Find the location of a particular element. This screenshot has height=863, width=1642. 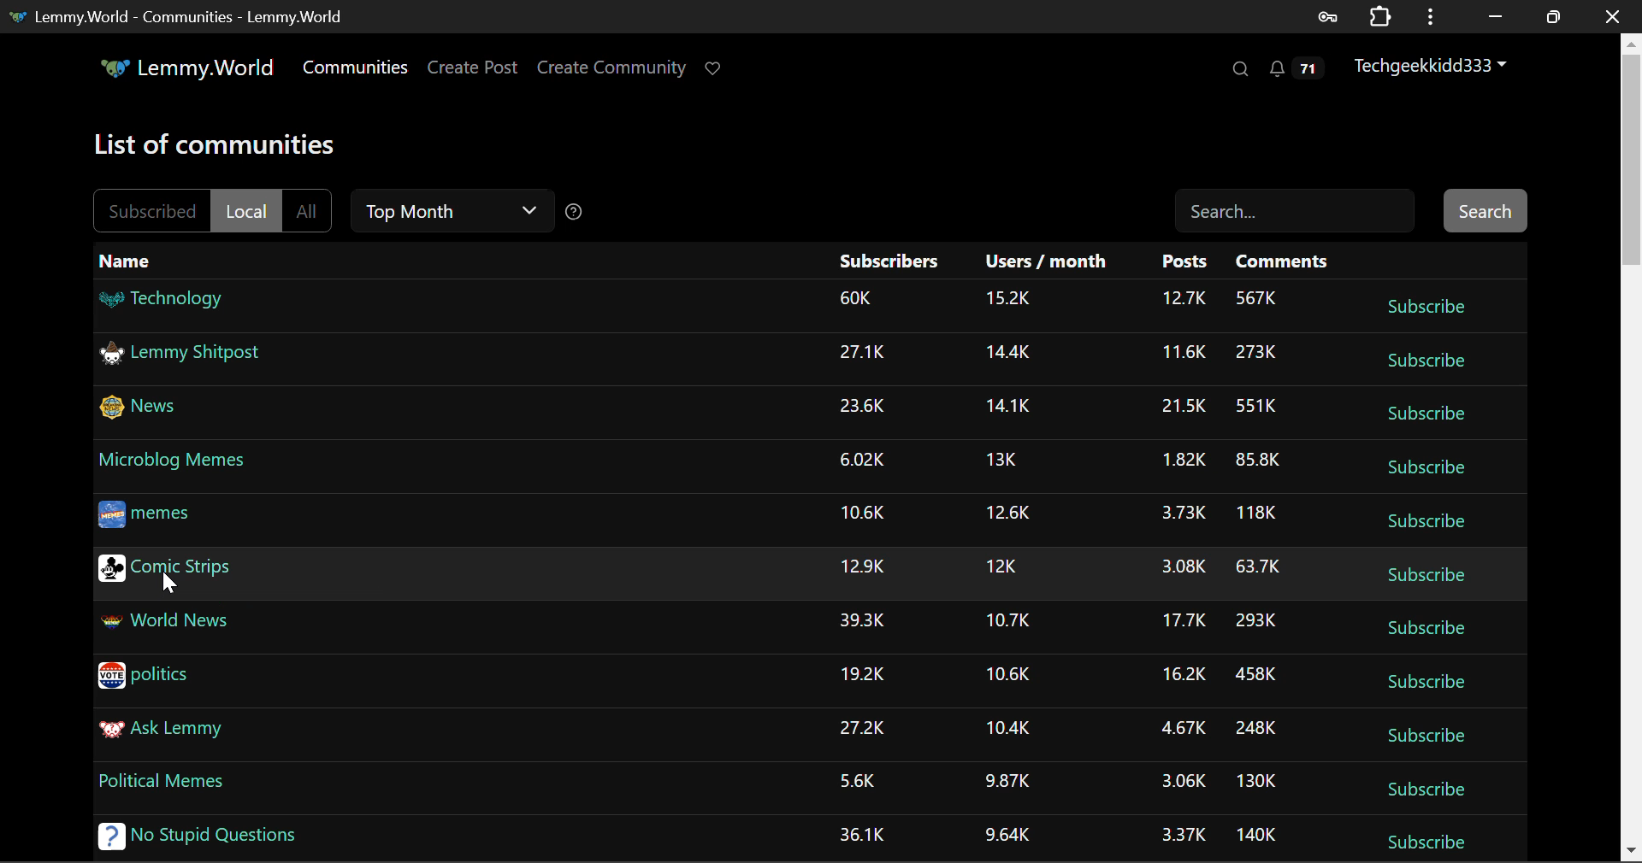

14.4K is located at coordinates (1010, 355).